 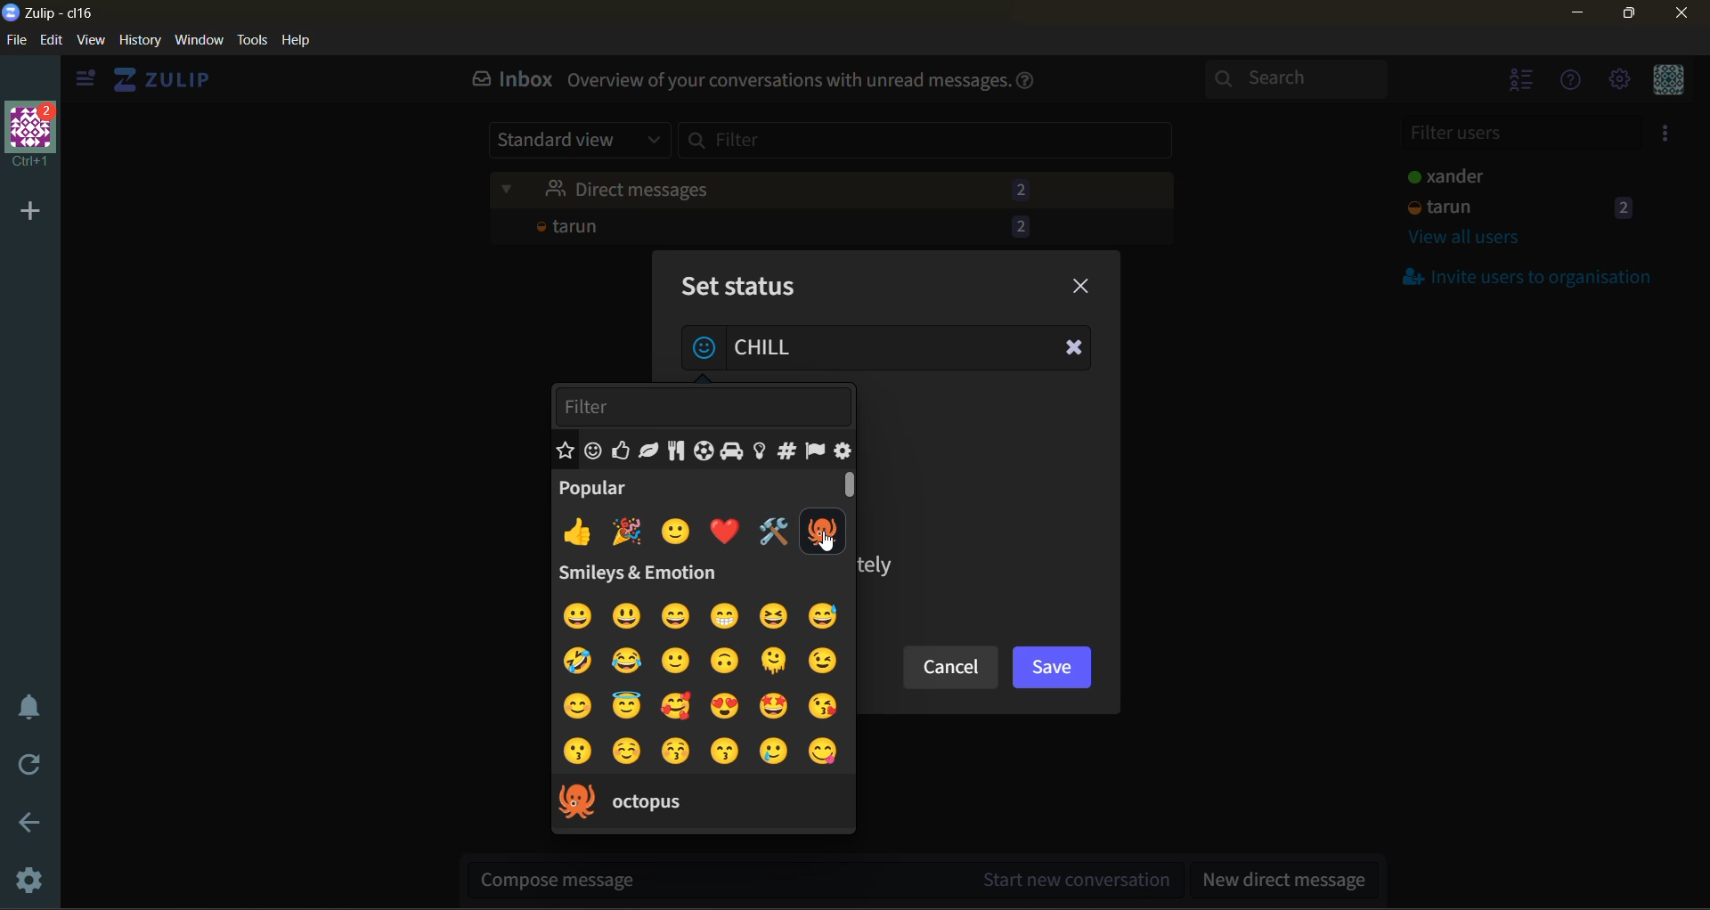 What do you see at coordinates (617, 808) in the screenshot?
I see `octopus` at bounding box center [617, 808].